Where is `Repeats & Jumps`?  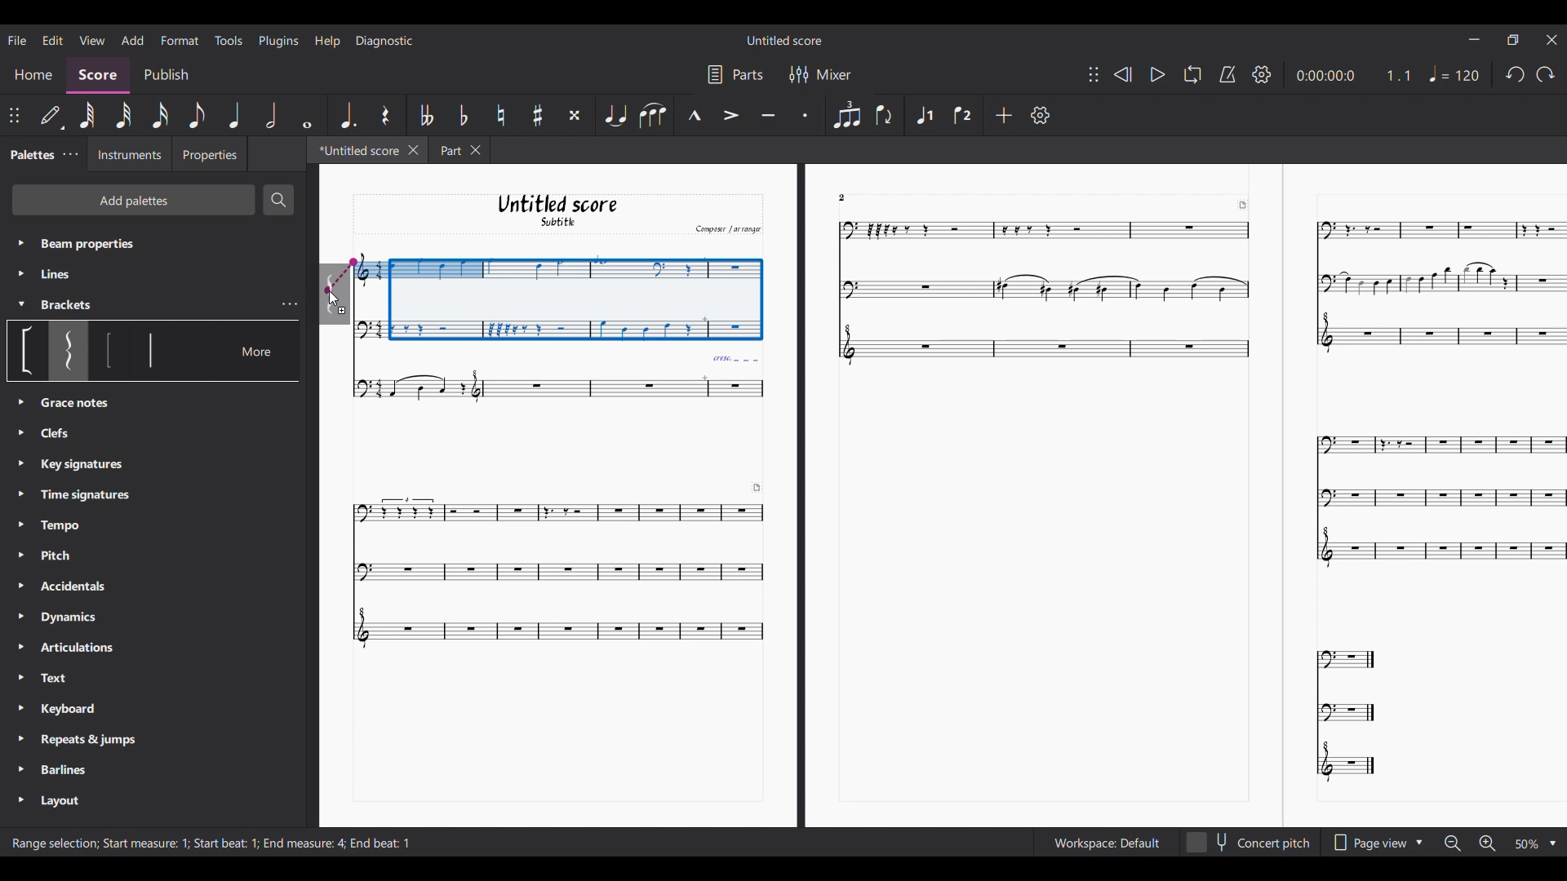
Repeats & Jumps is located at coordinates (88, 739).